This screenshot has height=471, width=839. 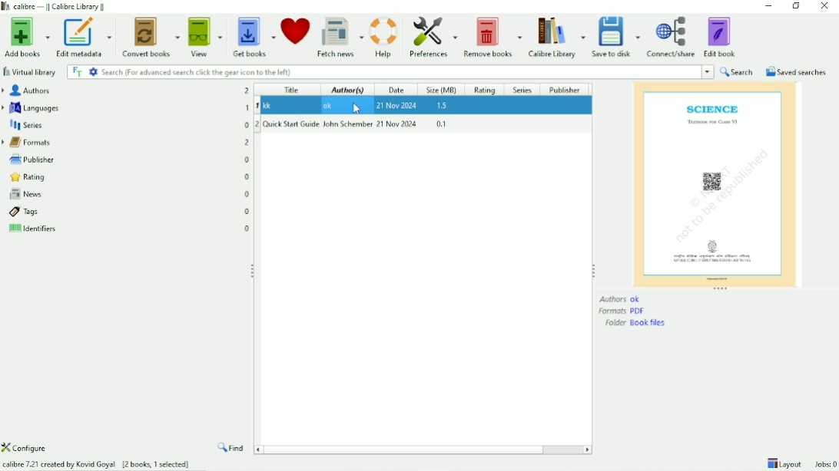 I want to click on Close, so click(x=824, y=6).